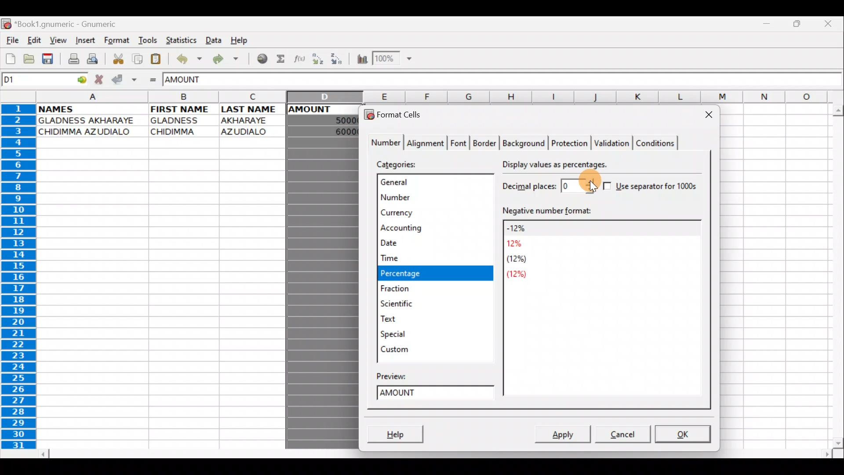  I want to click on Text, so click(398, 319).